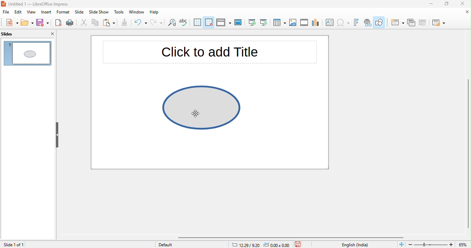 The height and width of the screenshot is (248, 471). I want to click on edit, so click(19, 12).